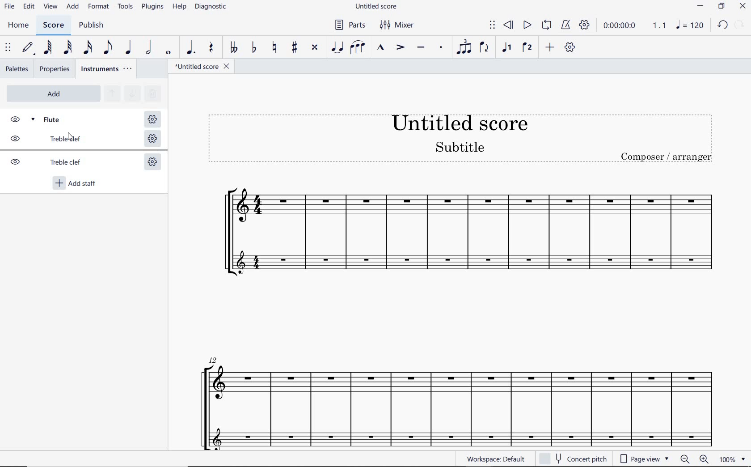 The width and height of the screenshot is (751, 467). Describe the element at coordinates (731, 459) in the screenshot. I see `zoom factor` at that location.